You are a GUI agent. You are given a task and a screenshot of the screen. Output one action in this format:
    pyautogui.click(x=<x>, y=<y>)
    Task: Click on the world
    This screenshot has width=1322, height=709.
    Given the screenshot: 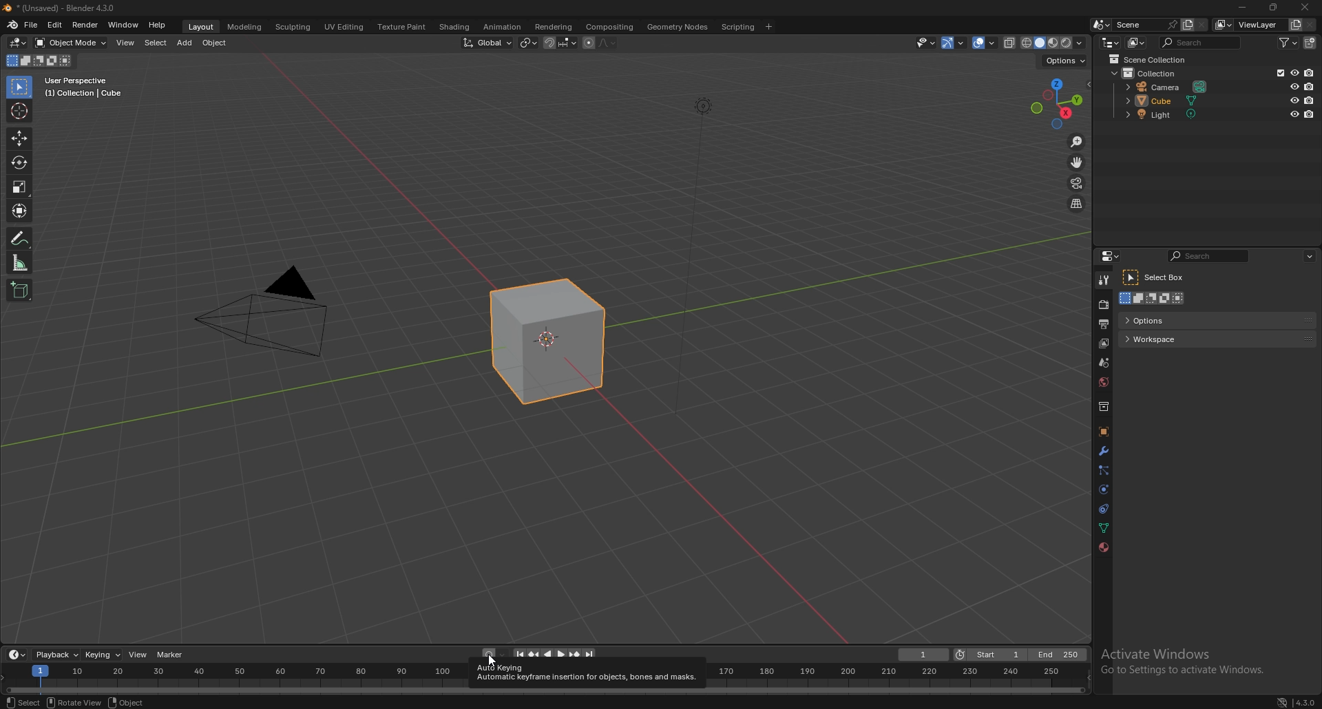 What is the action you would take?
    pyautogui.click(x=1104, y=382)
    